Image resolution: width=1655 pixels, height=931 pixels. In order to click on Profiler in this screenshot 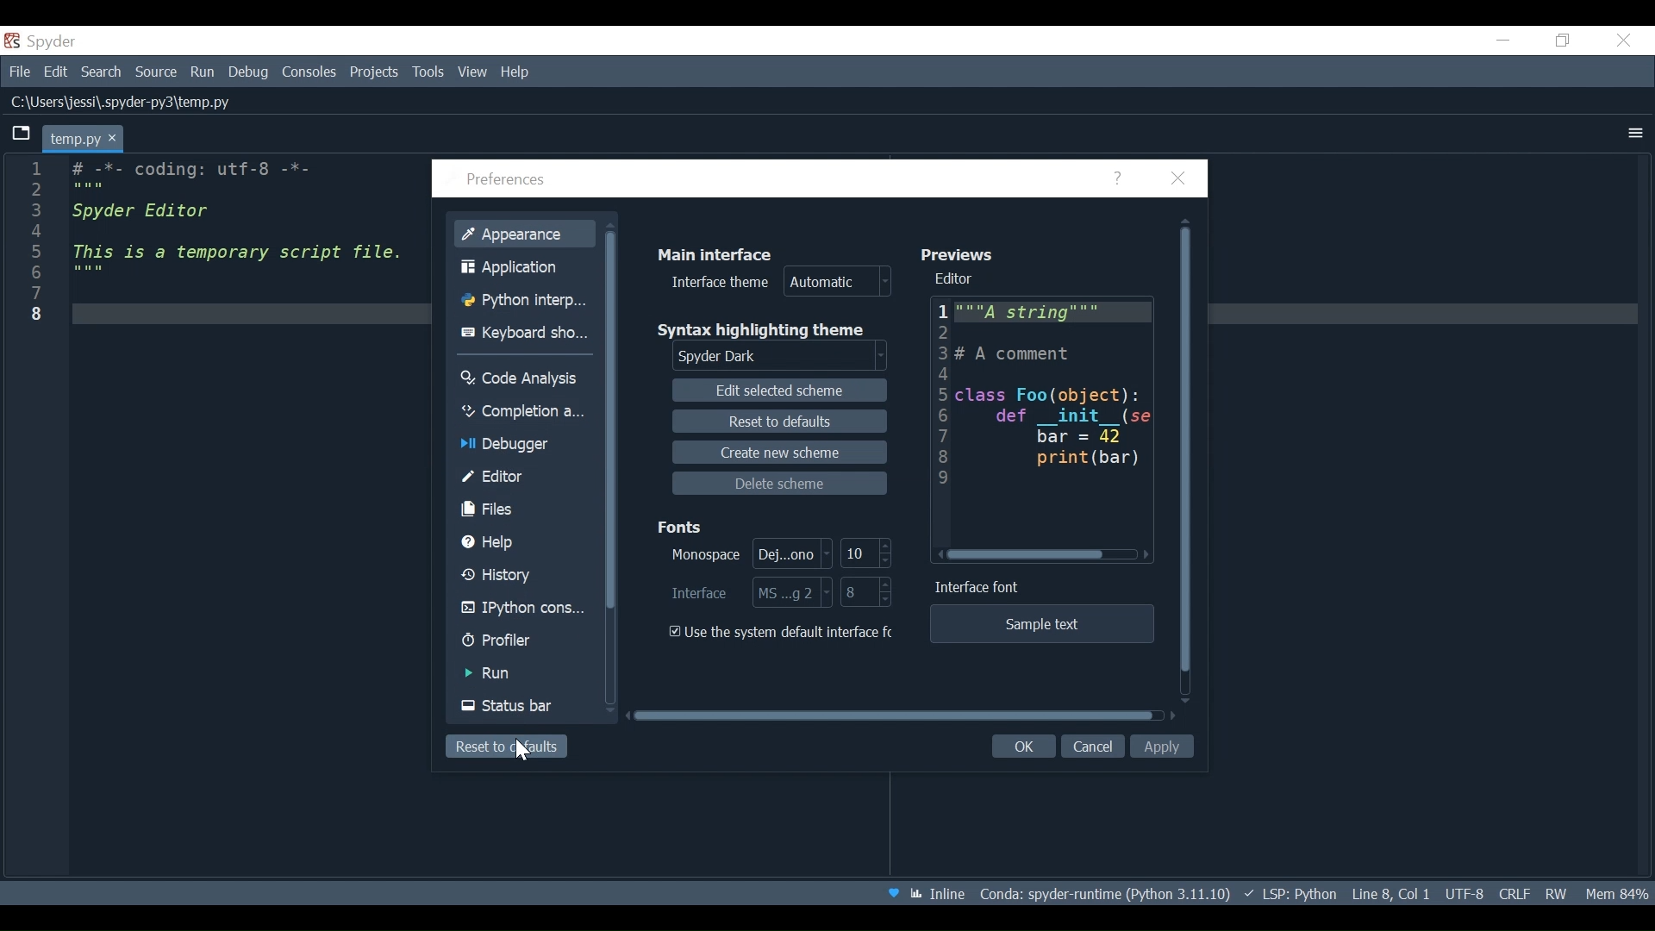, I will do `click(523, 642)`.